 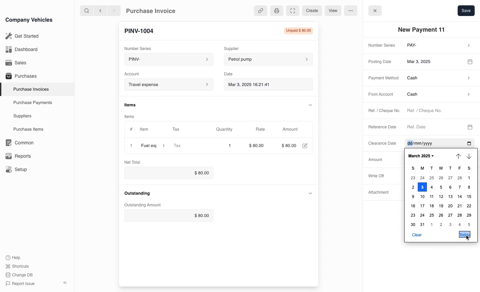 What do you see at coordinates (433, 126) in the screenshot?
I see `ref date` at bounding box center [433, 126].